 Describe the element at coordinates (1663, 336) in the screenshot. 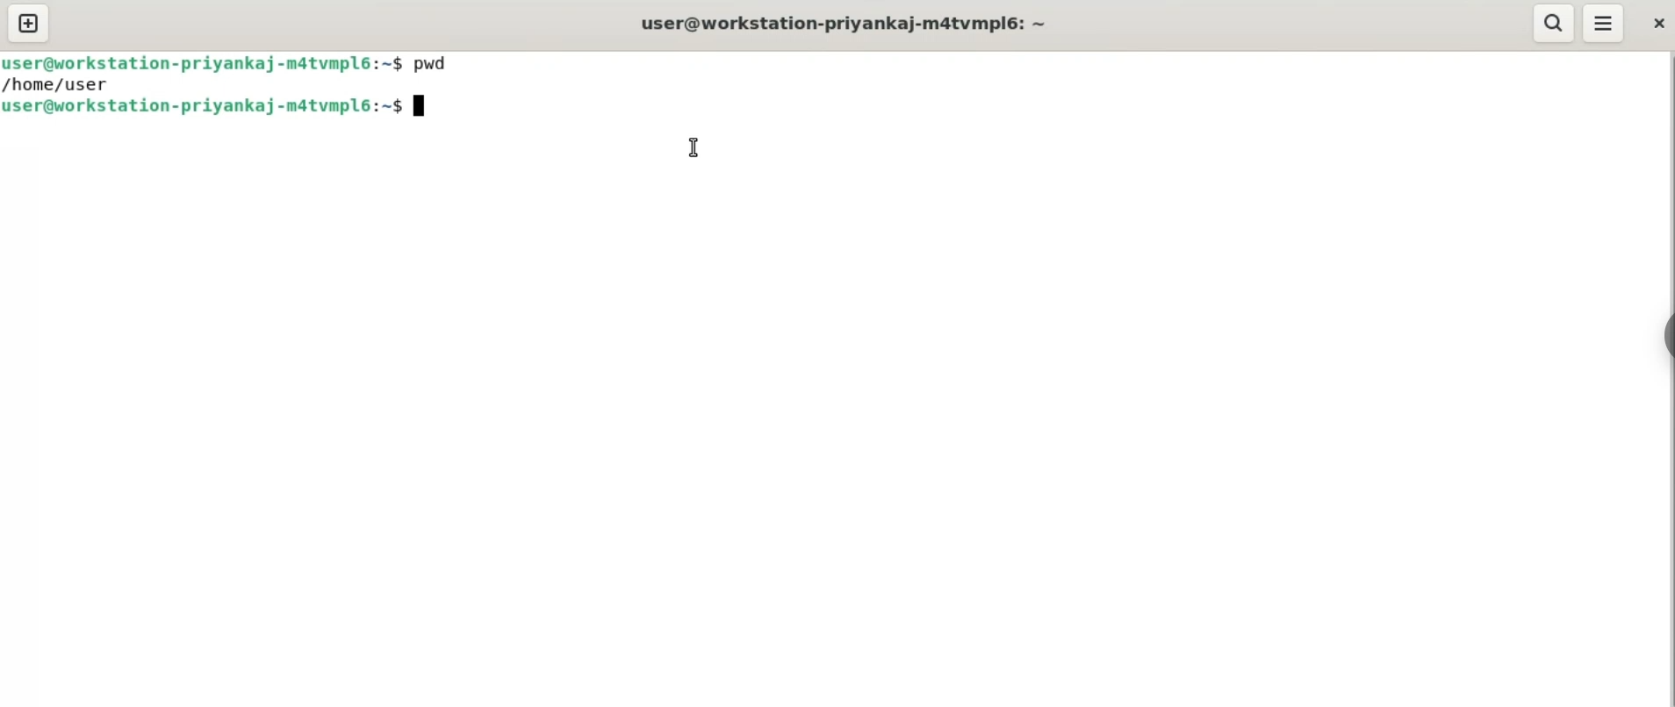

I see `sidebar` at that location.